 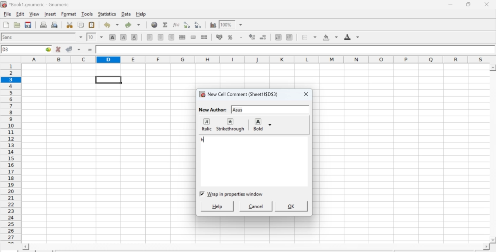 What do you see at coordinates (154, 25) in the screenshot?
I see `Hyperlink` at bounding box center [154, 25].